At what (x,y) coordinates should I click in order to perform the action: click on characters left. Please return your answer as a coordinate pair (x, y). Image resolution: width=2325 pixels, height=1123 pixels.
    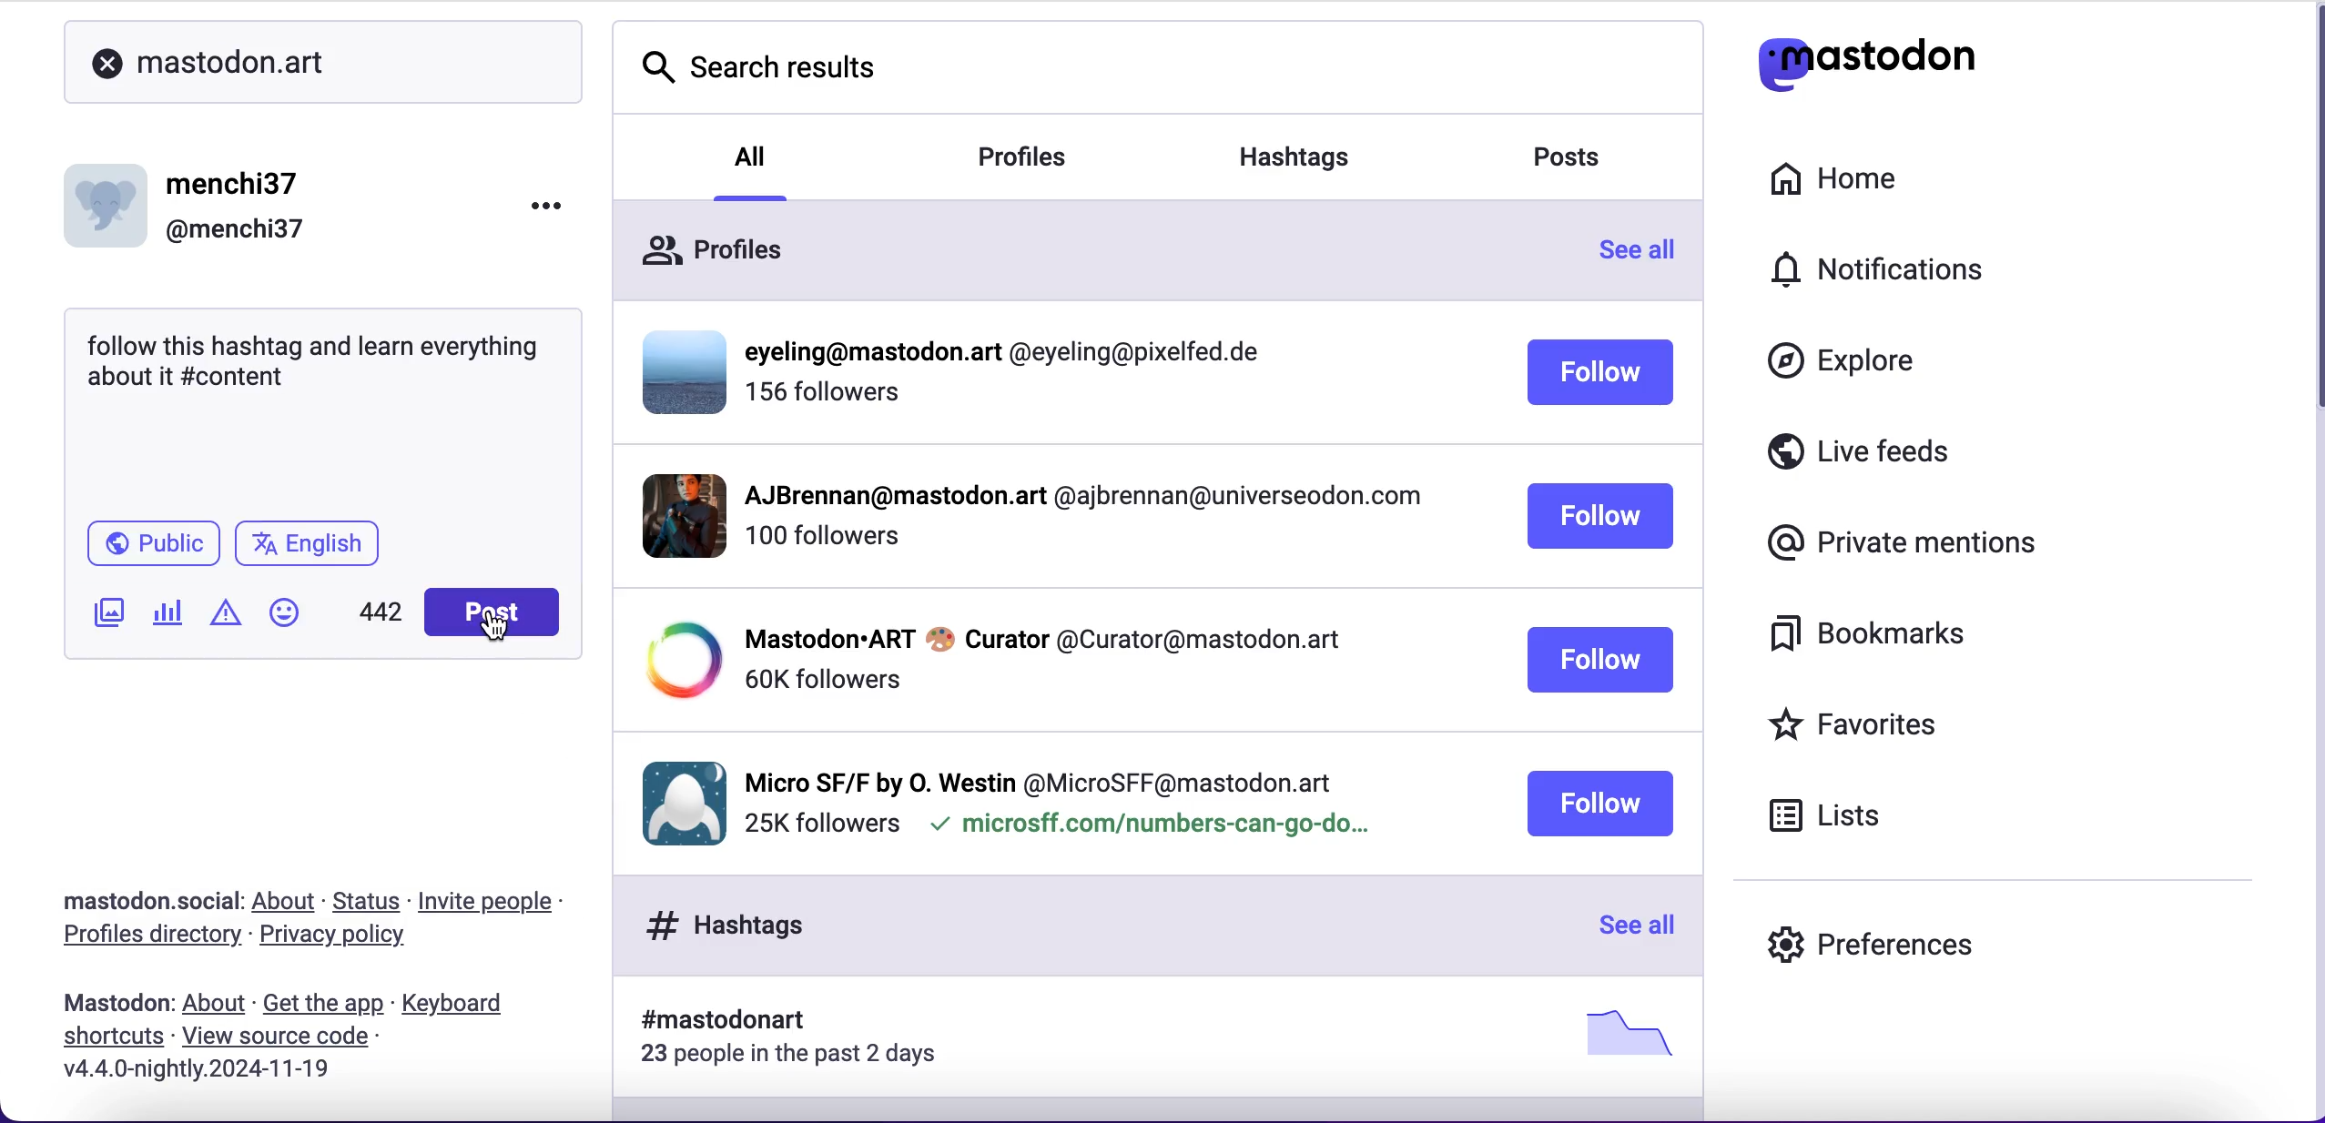
    Looking at the image, I should click on (378, 619).